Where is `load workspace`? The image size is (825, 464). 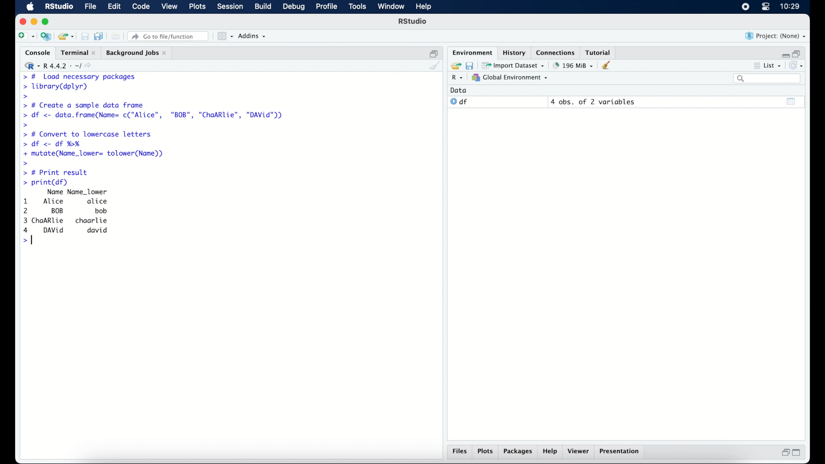
load workspace is located at coordinates (455, 65).